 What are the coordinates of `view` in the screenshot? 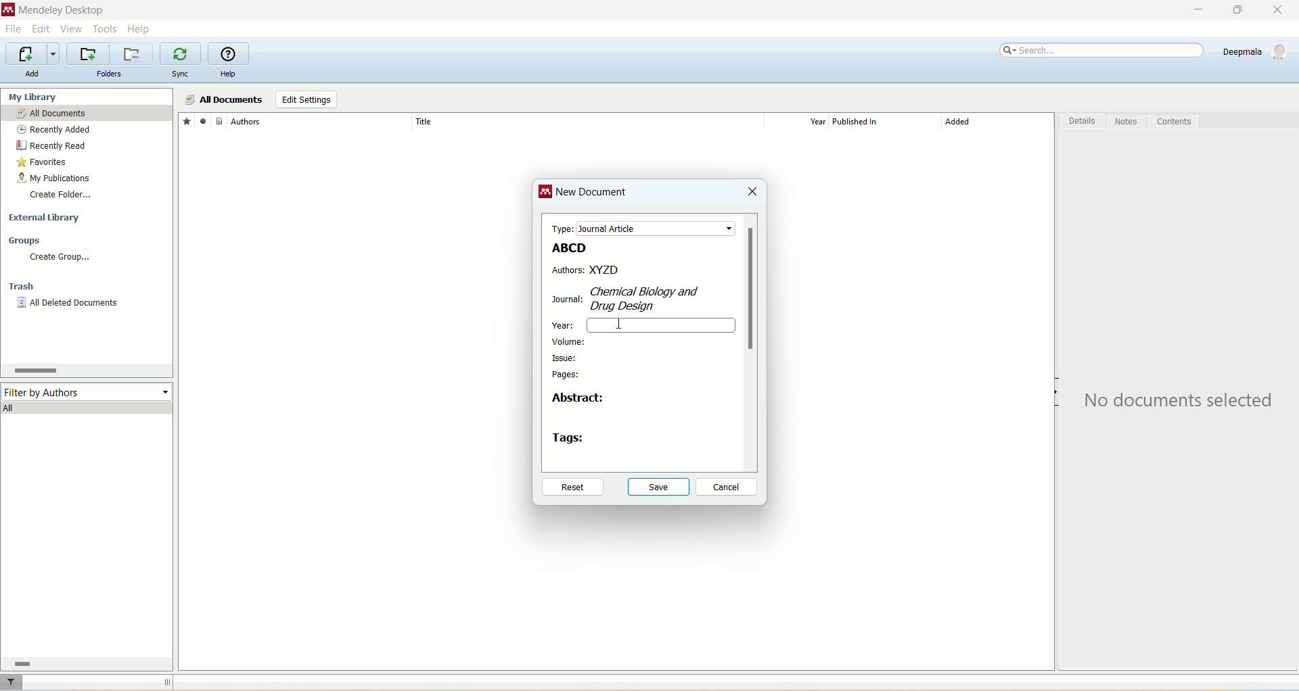 It's located at (72, 29).